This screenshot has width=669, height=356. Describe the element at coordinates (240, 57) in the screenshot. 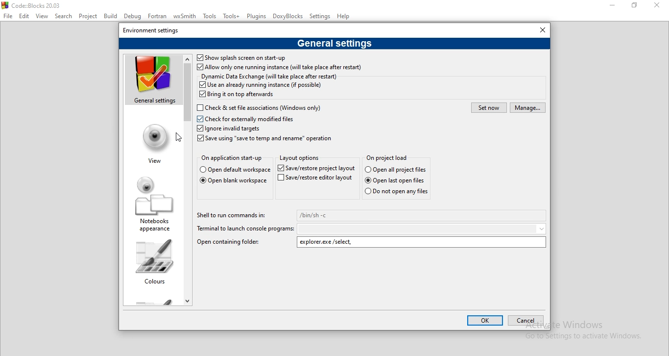

I see `Shos splash screen on start-up` at that location.